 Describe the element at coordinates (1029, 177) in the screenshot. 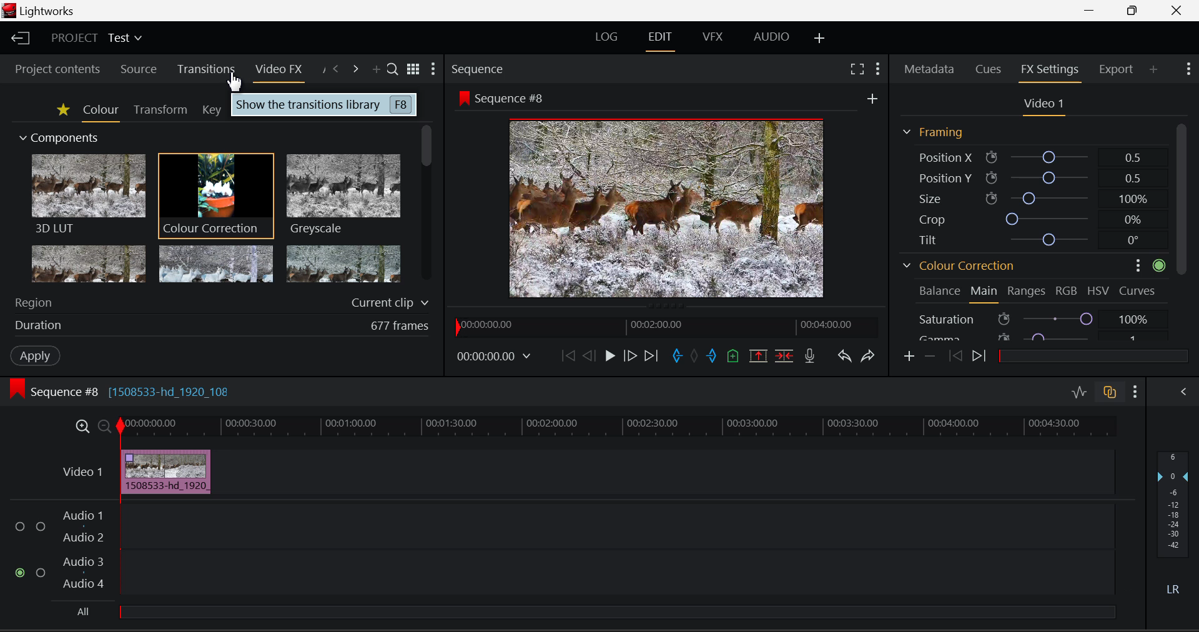

I see `Position Y` at that location.